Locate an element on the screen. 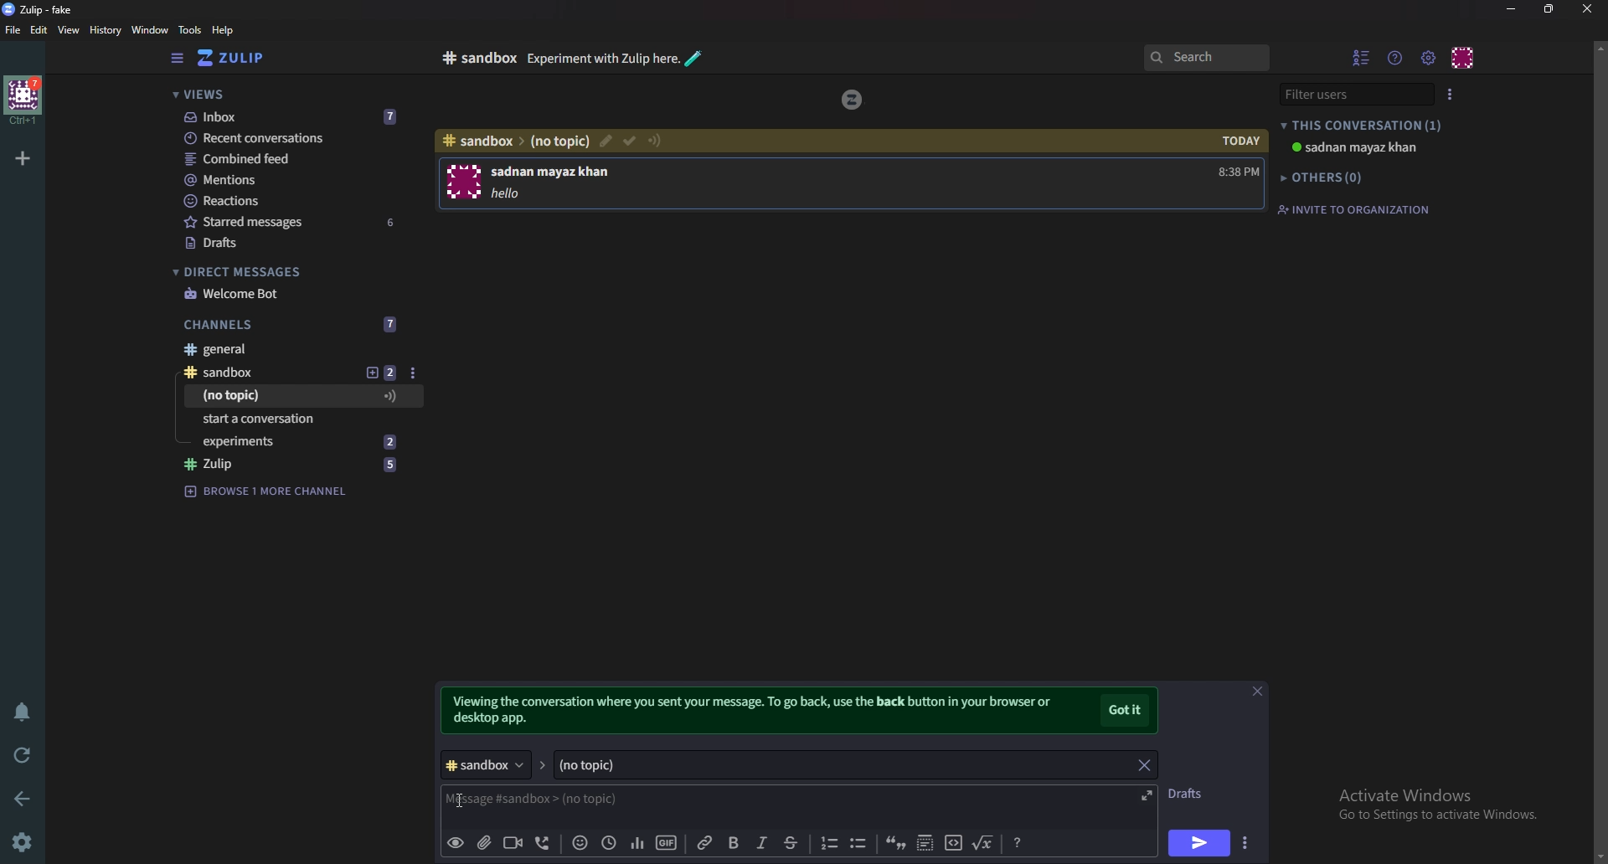 This screenshot has width=1608, height=864. Hide user list is located at coordinates (1360, 55).